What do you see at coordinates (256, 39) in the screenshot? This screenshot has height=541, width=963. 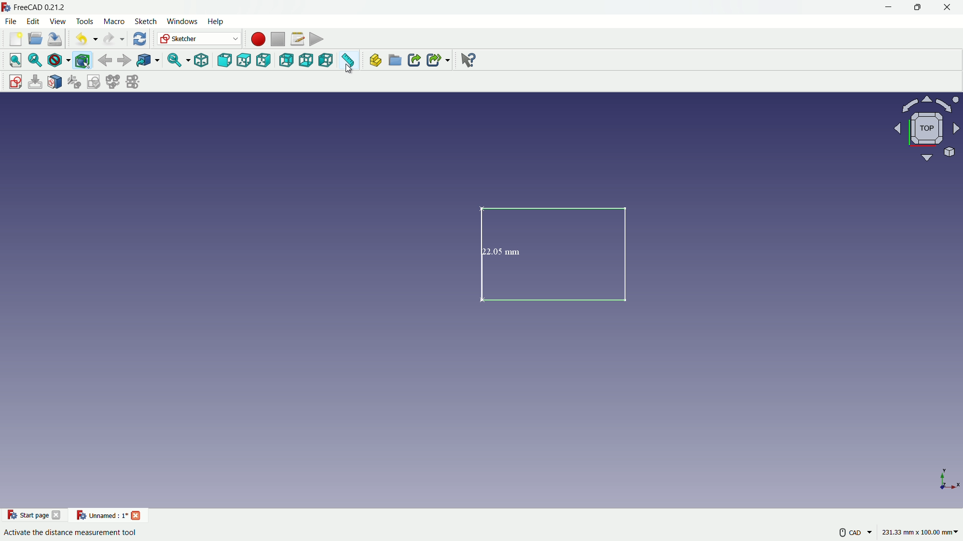 I see `start macros` at bounding box center [256, 39].